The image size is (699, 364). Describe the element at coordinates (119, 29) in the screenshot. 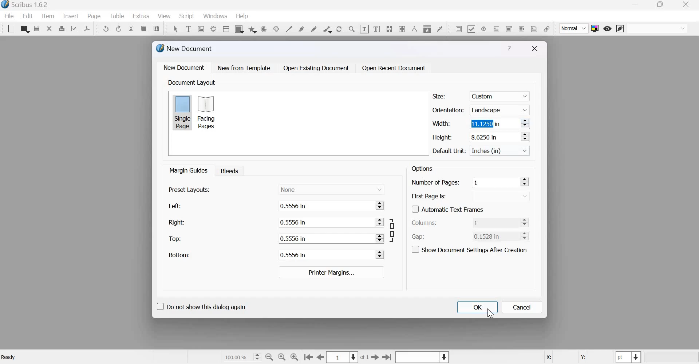

I see `Redo` at that location.